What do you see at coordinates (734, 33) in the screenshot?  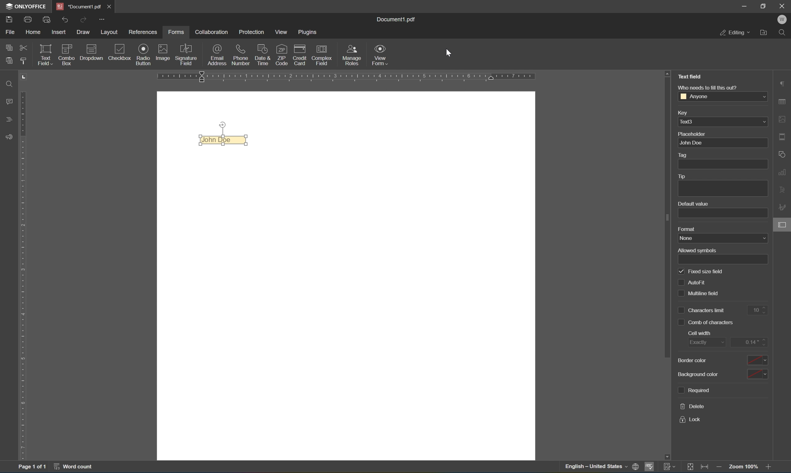 I see `editing` at bounding box center [734, 33].